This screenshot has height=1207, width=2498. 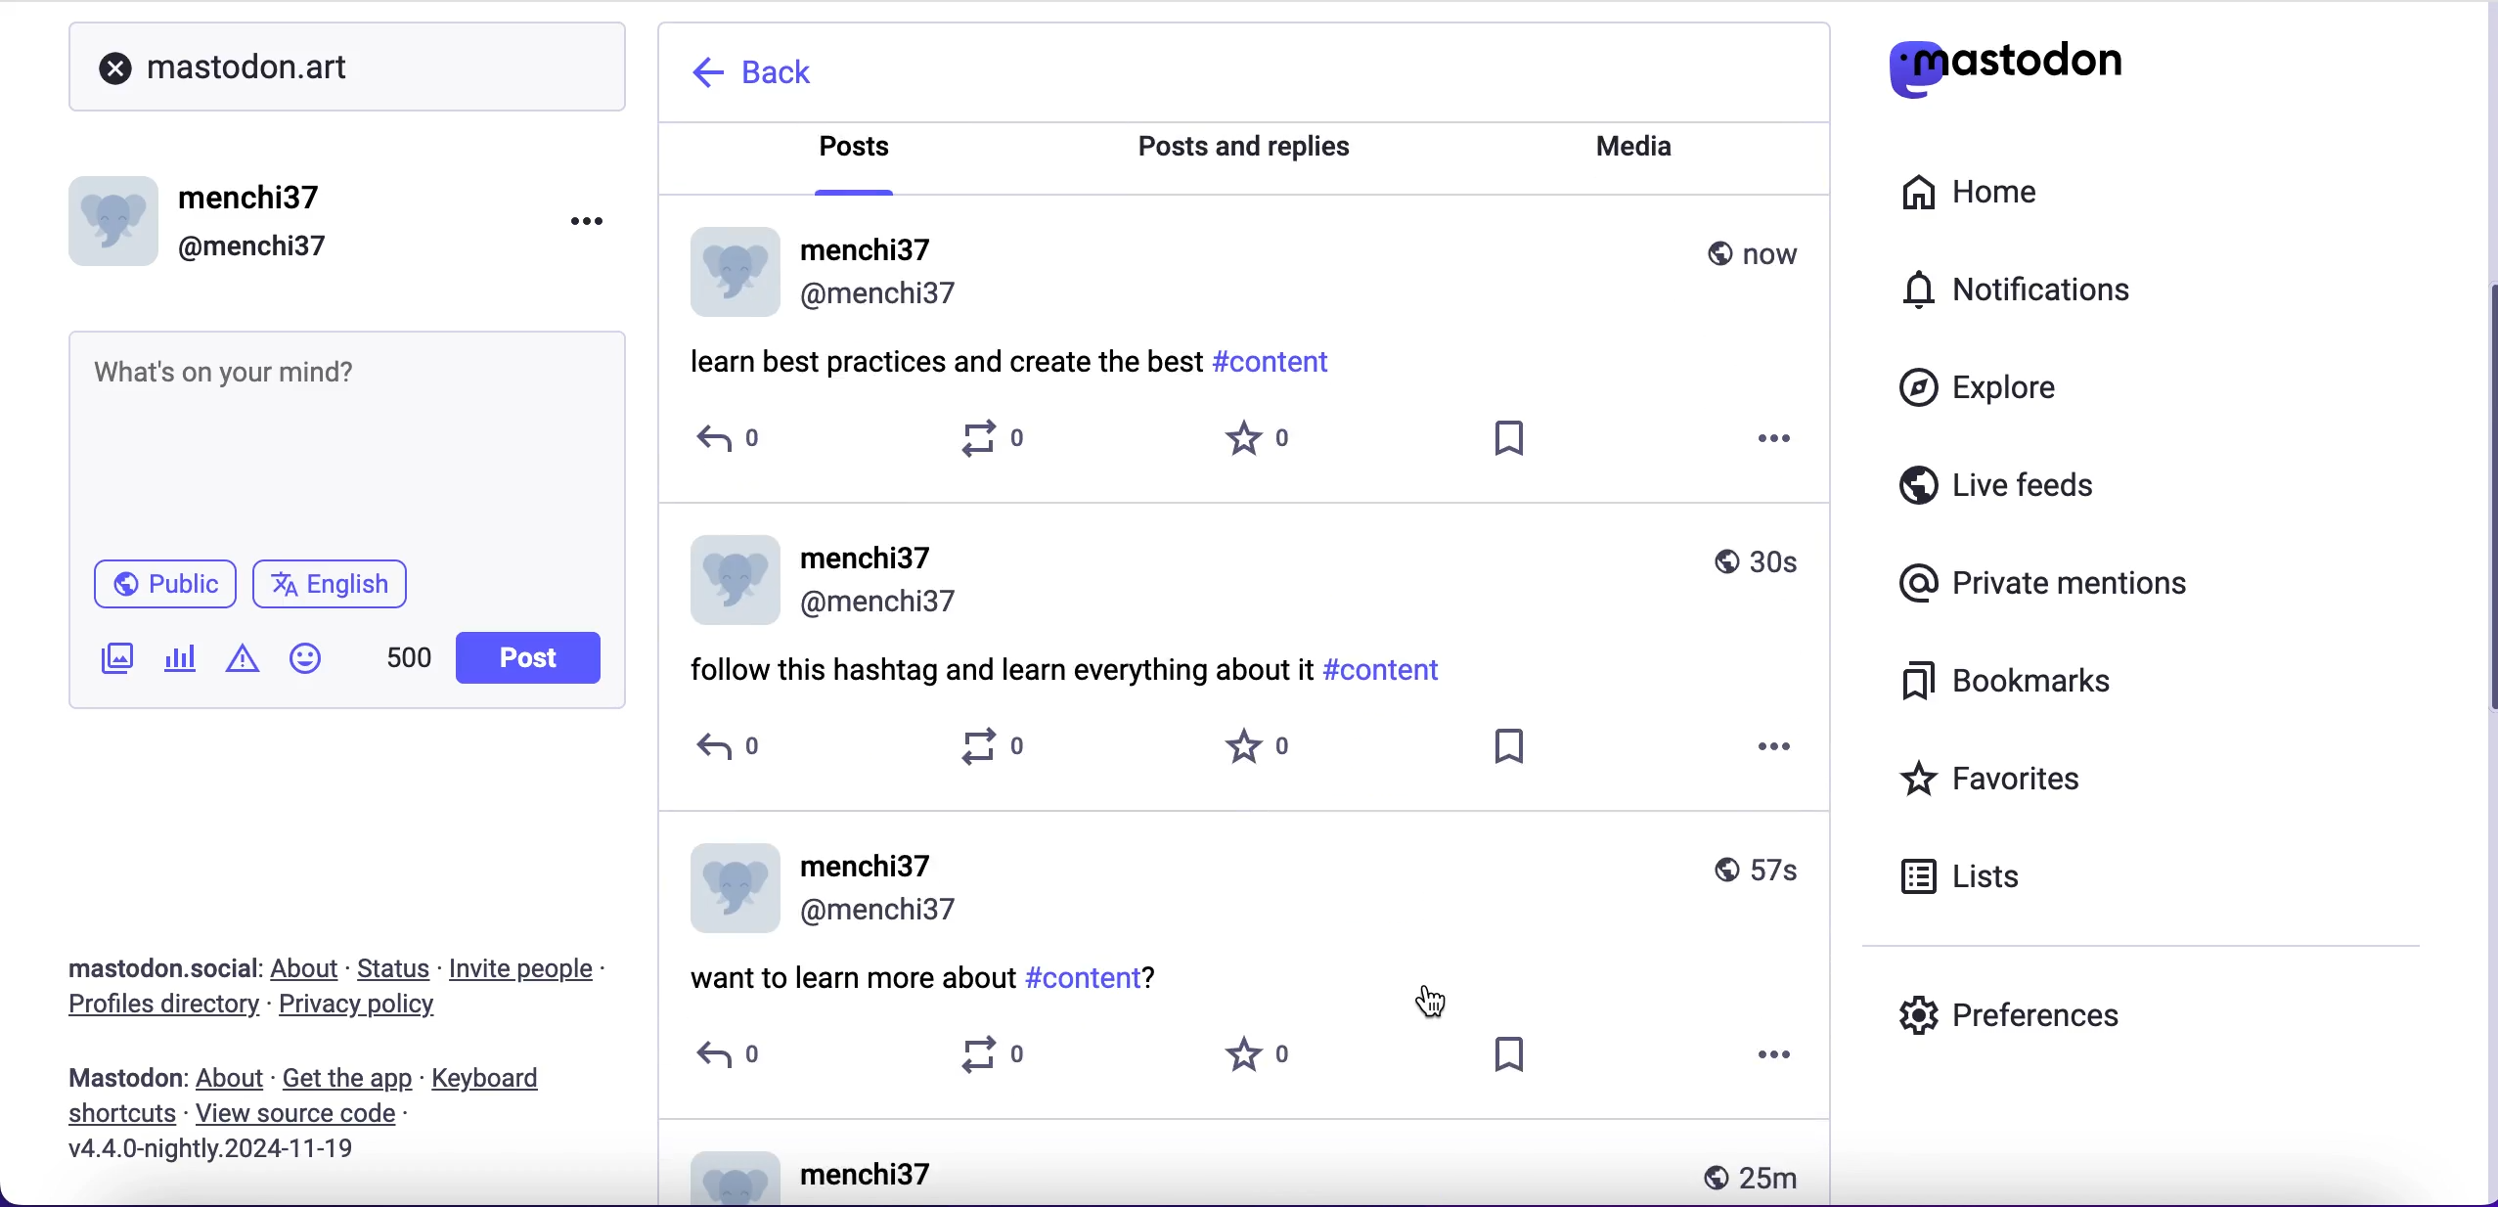 What do you see at coordinates (1013, 1061) in the screenshot?
I see `0 boosts` at bounding box center [1013, 1061].